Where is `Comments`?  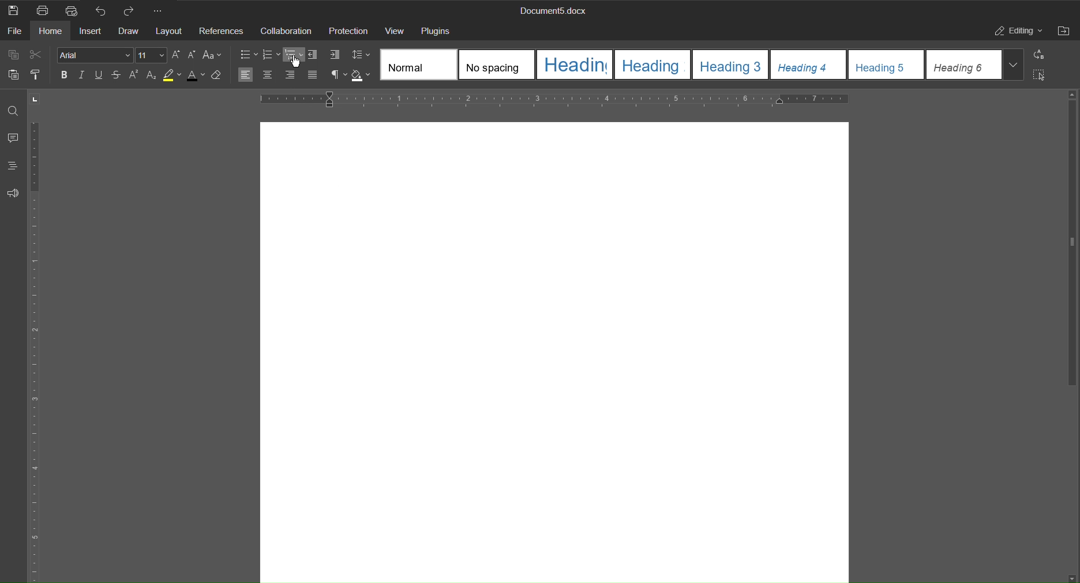
Comments is located at coordinates (14, 139).